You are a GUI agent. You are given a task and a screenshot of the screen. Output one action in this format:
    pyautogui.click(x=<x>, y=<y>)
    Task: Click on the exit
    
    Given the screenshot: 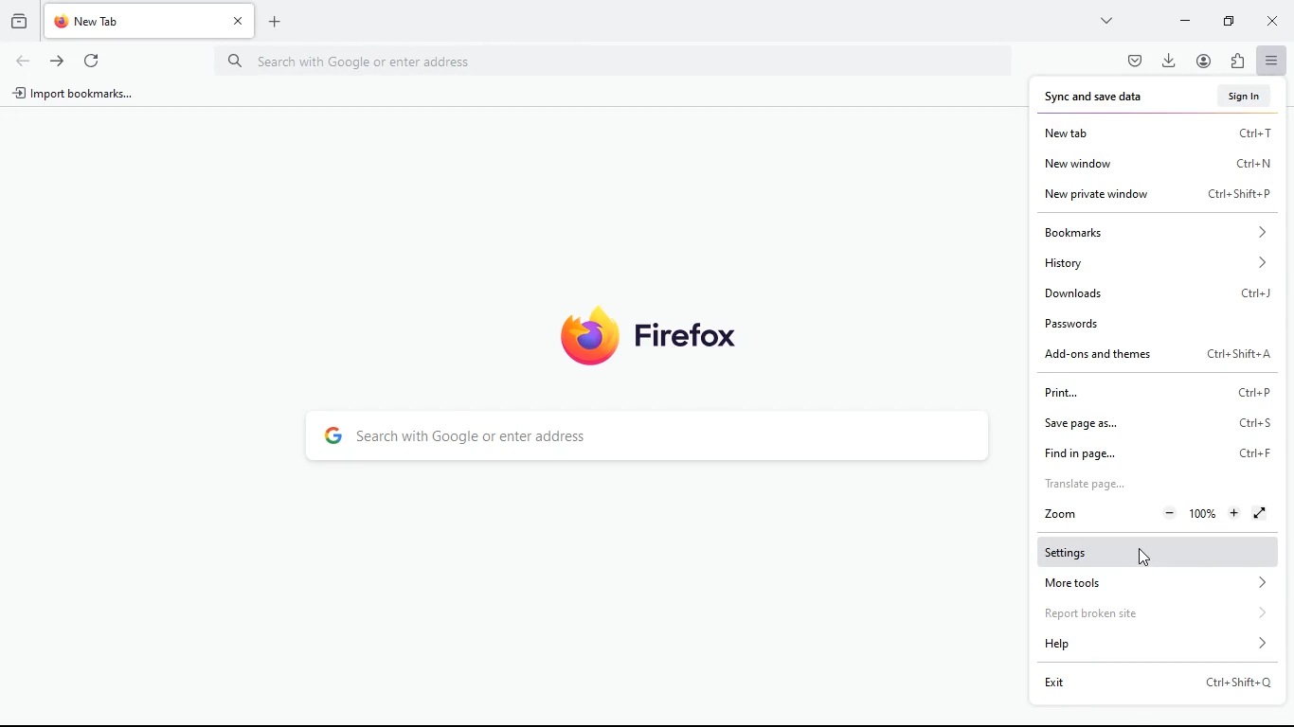 What is the action you would take?
    pyautogui.click(x=1153, y=683)
    